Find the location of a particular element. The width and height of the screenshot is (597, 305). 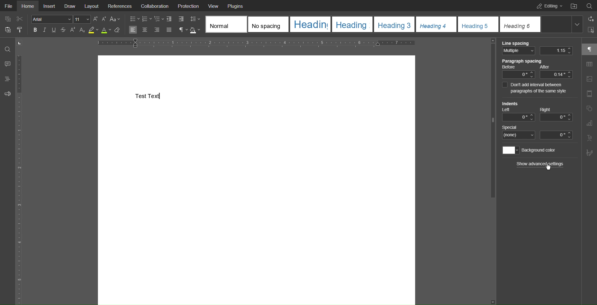

Highlight is located at coordinates (93, 30).